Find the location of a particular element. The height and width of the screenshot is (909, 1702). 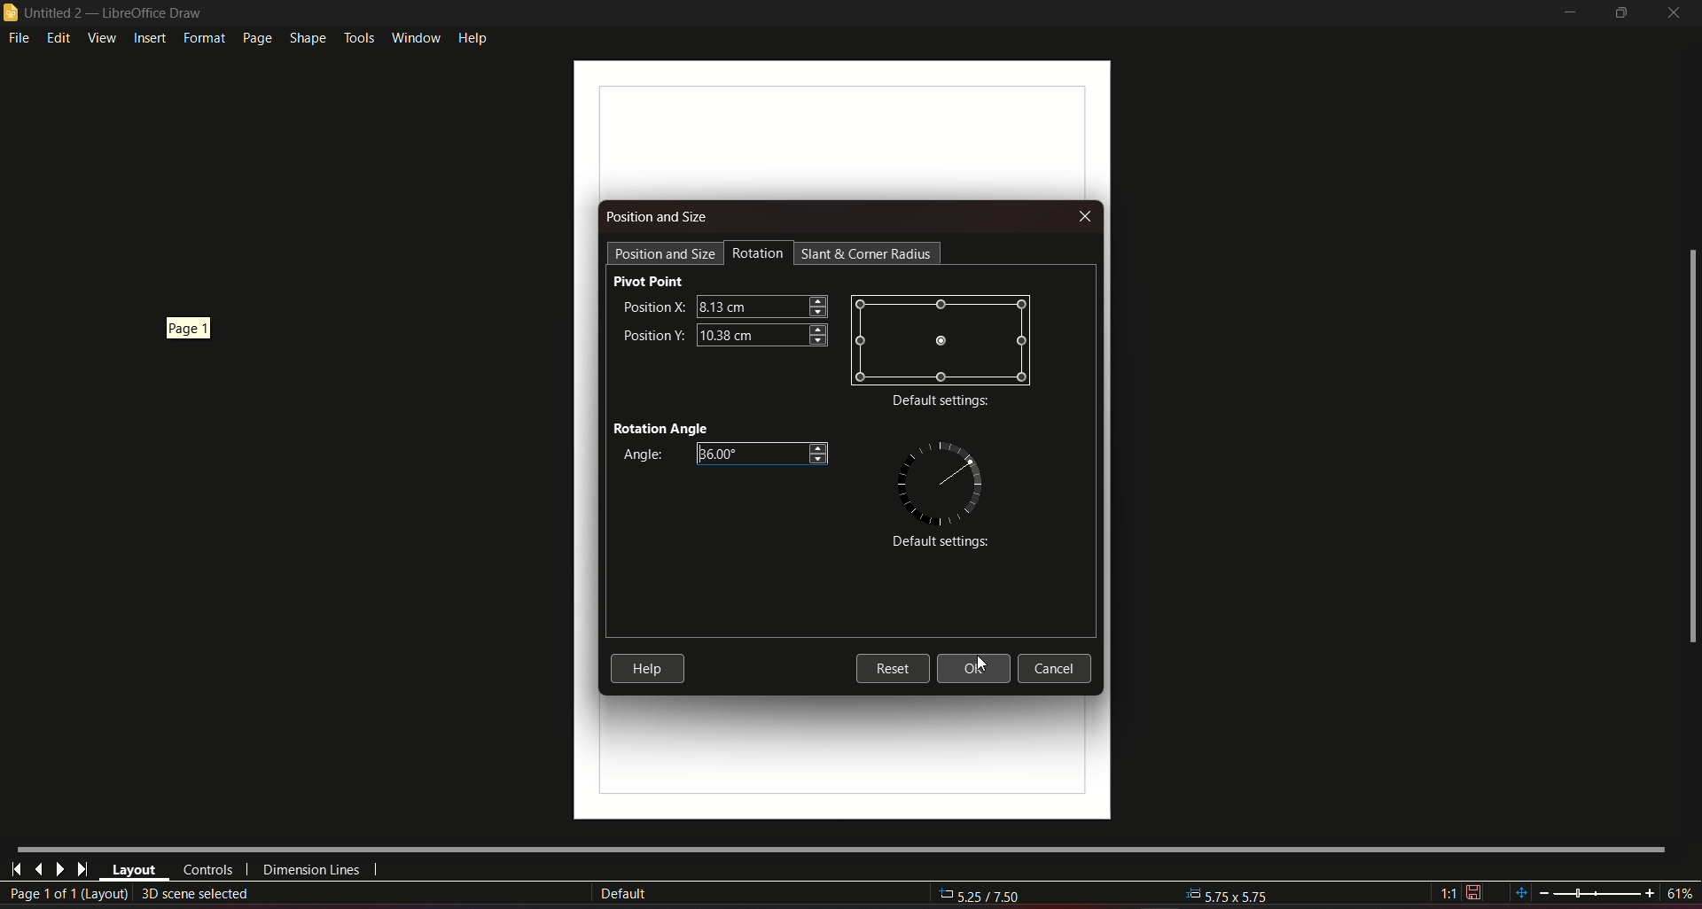

window is located at coordinates (414, 35).